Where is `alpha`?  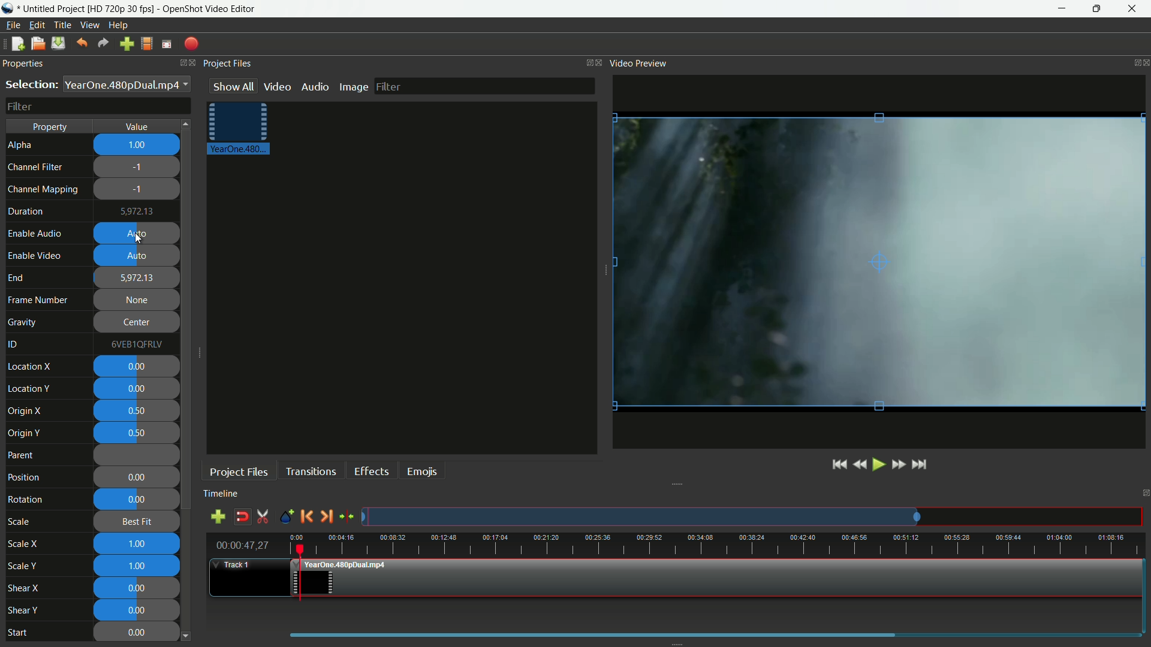
alpha is located at coordinates (22, 145).